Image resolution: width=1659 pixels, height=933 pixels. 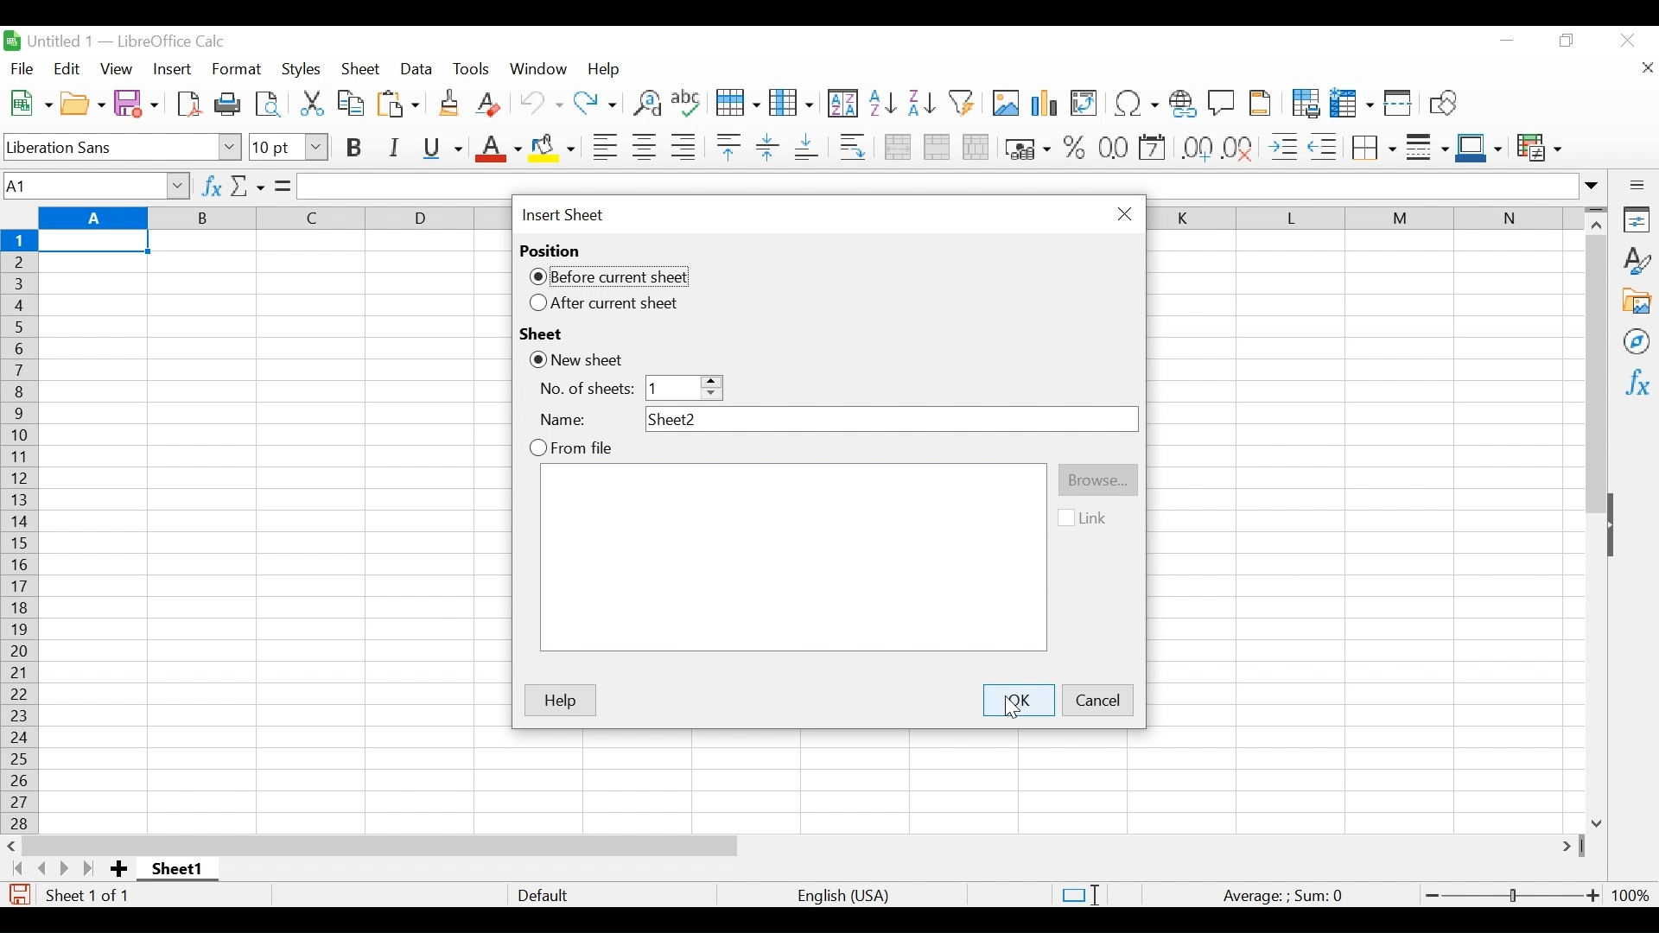 I want to click on Border Style, so click(x=1427, y=149).